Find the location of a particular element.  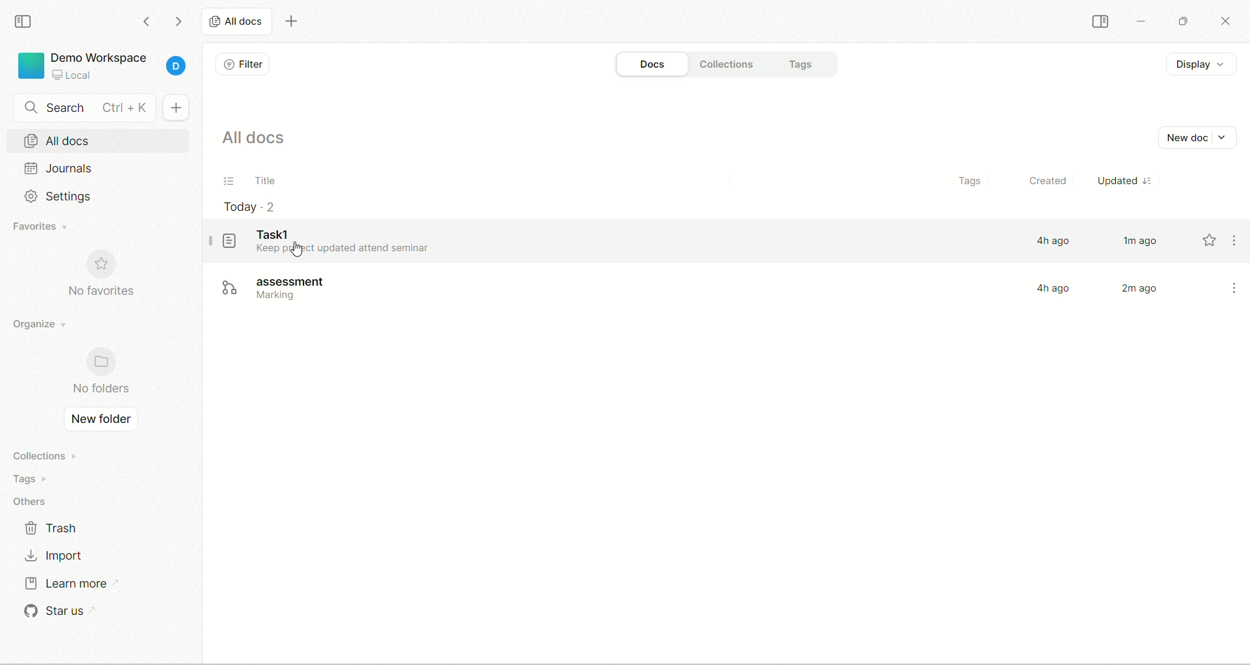

new folder is located at coordinates (100, 420).